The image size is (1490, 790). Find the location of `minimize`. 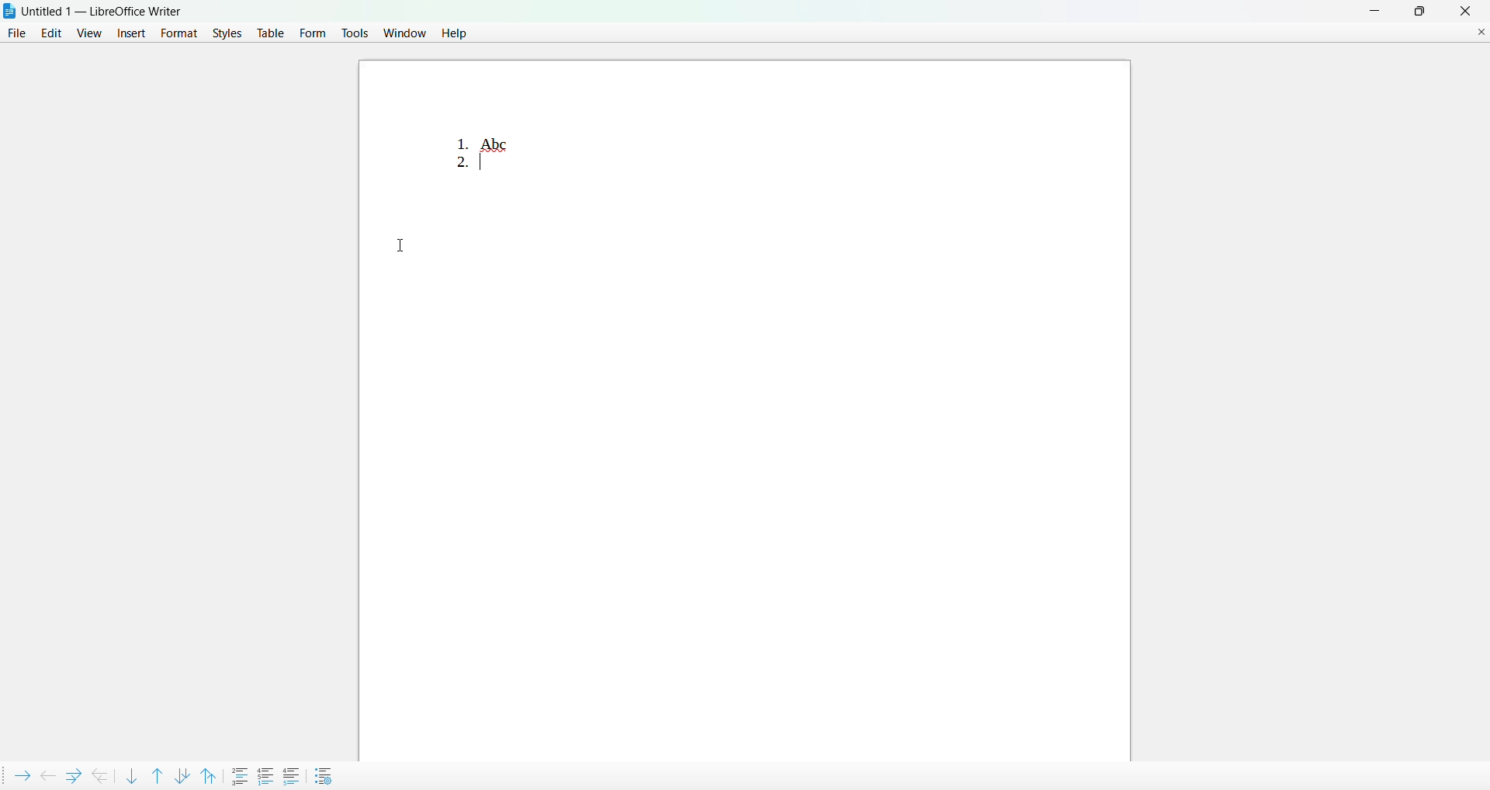

minimize is located at coordinates (1370, 10).